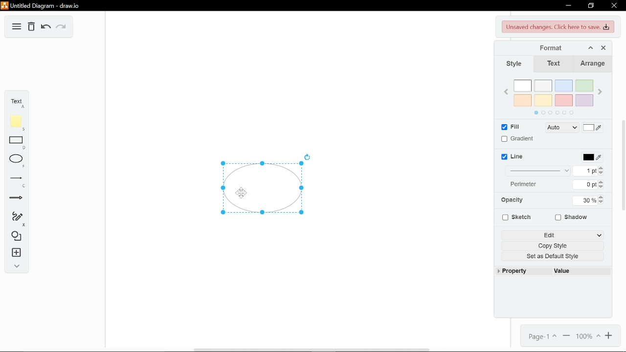 This screenshot has width=626, height=352. Describe the element at coordinates (581, 271) in the screenshot. I see `value` at that location.